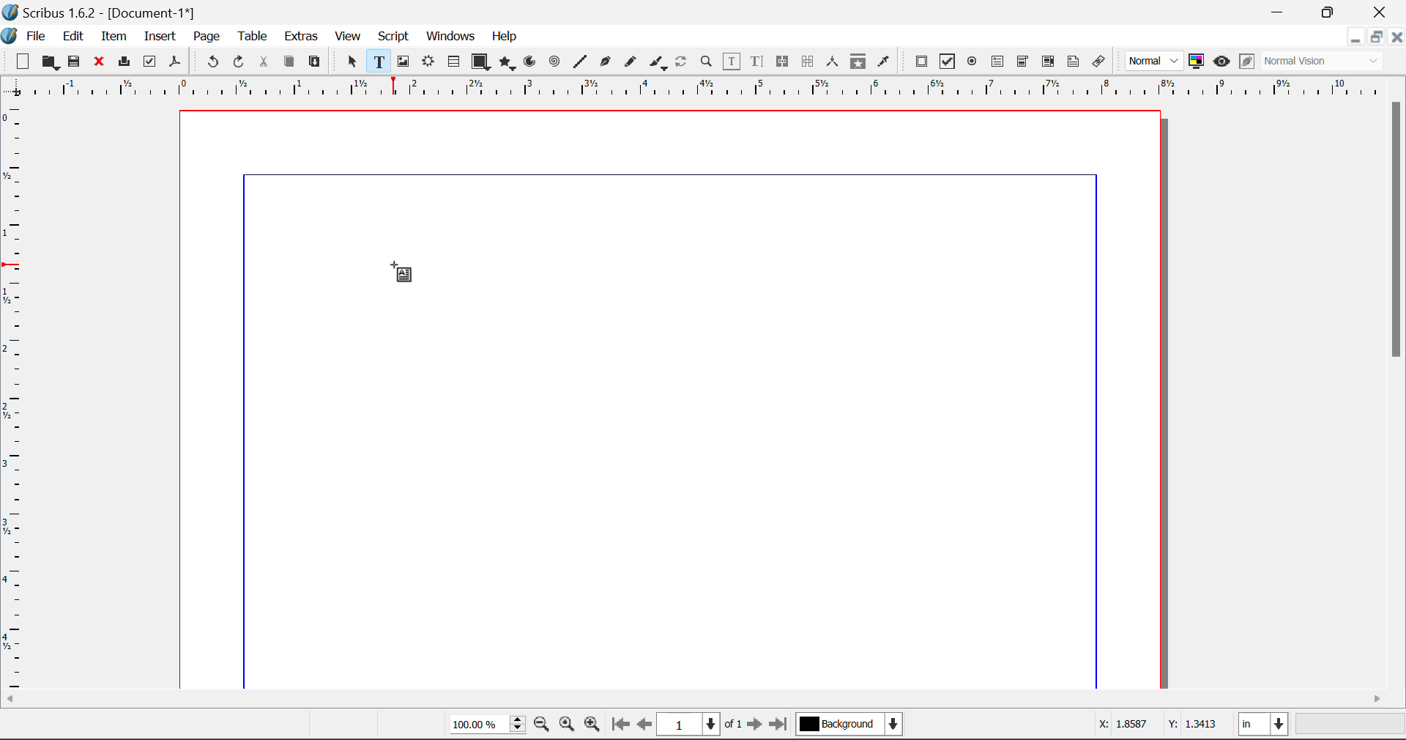 The image size is (1406, 740). I want to click on Calligraphic Line, so click(655, 62).